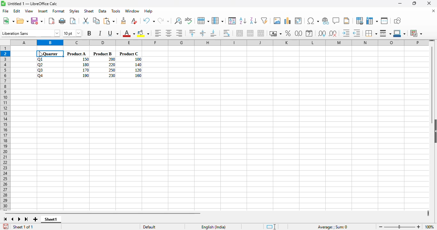 This screenshot has height=230, width=437. I want to click on autofilter, so click(264, 20).